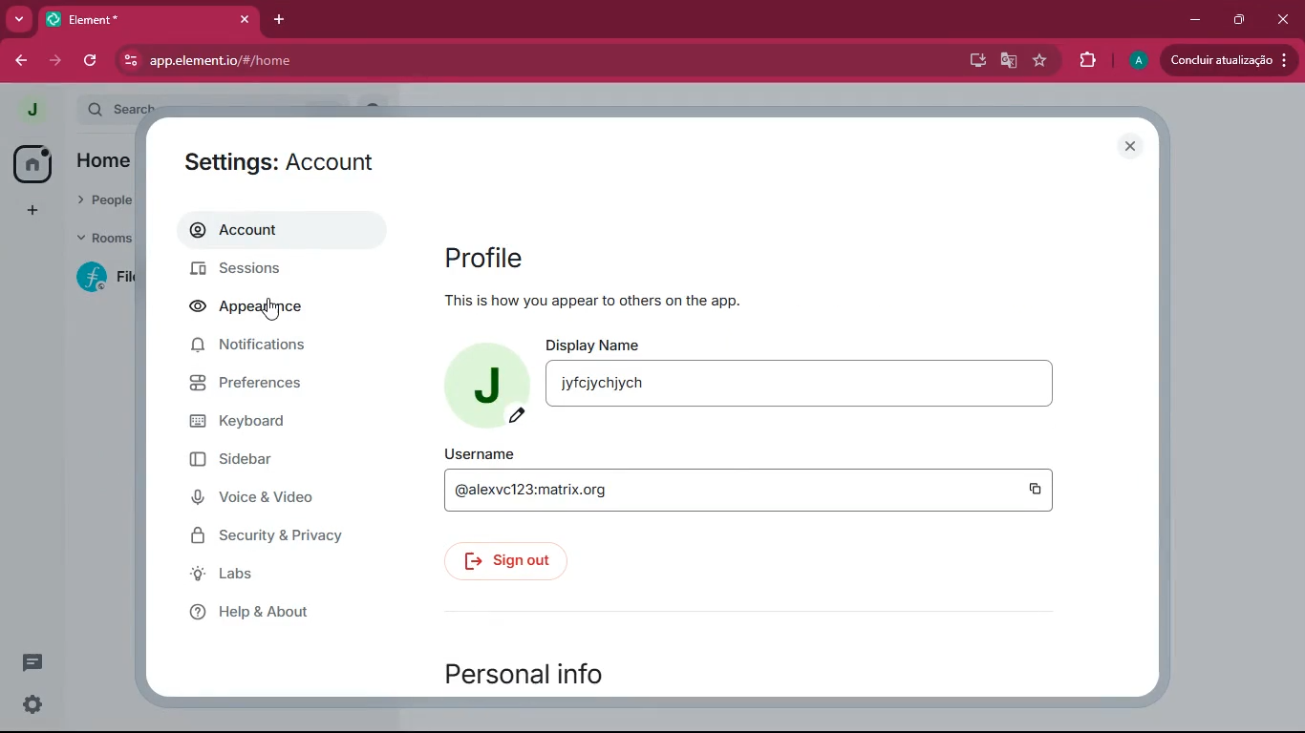  What do you see at coordinates (1039, 61) in the screenshot?
I see `favourite ` at bounding box center [1039, 61].